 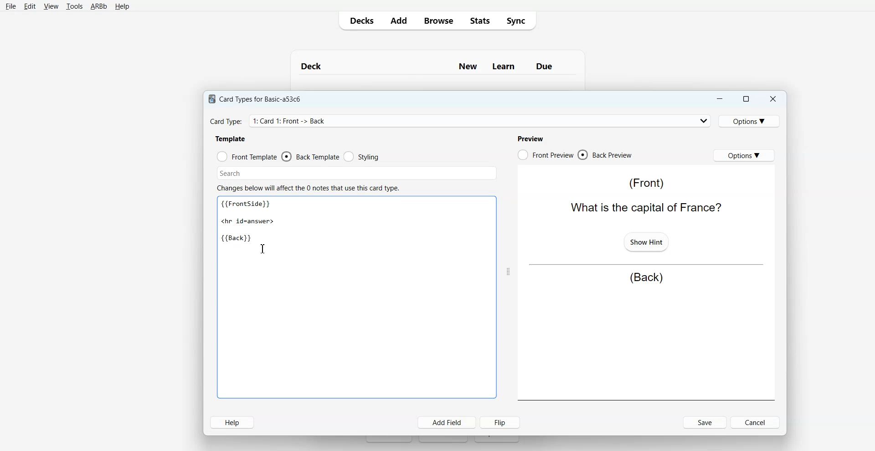 I want to click on Sync, so click(x=519, y=20).